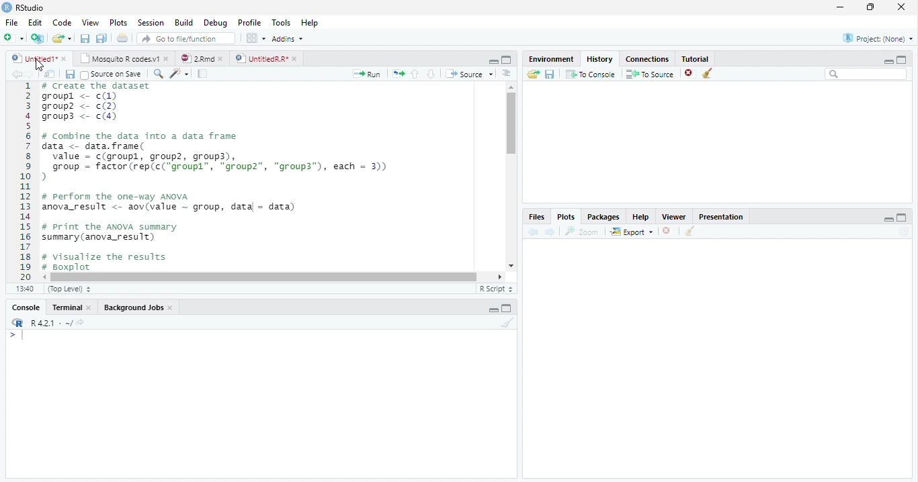 Image resolution: width=918 pixels, height=482 pixels. I want to click on Rstudio, so click(22, 6).